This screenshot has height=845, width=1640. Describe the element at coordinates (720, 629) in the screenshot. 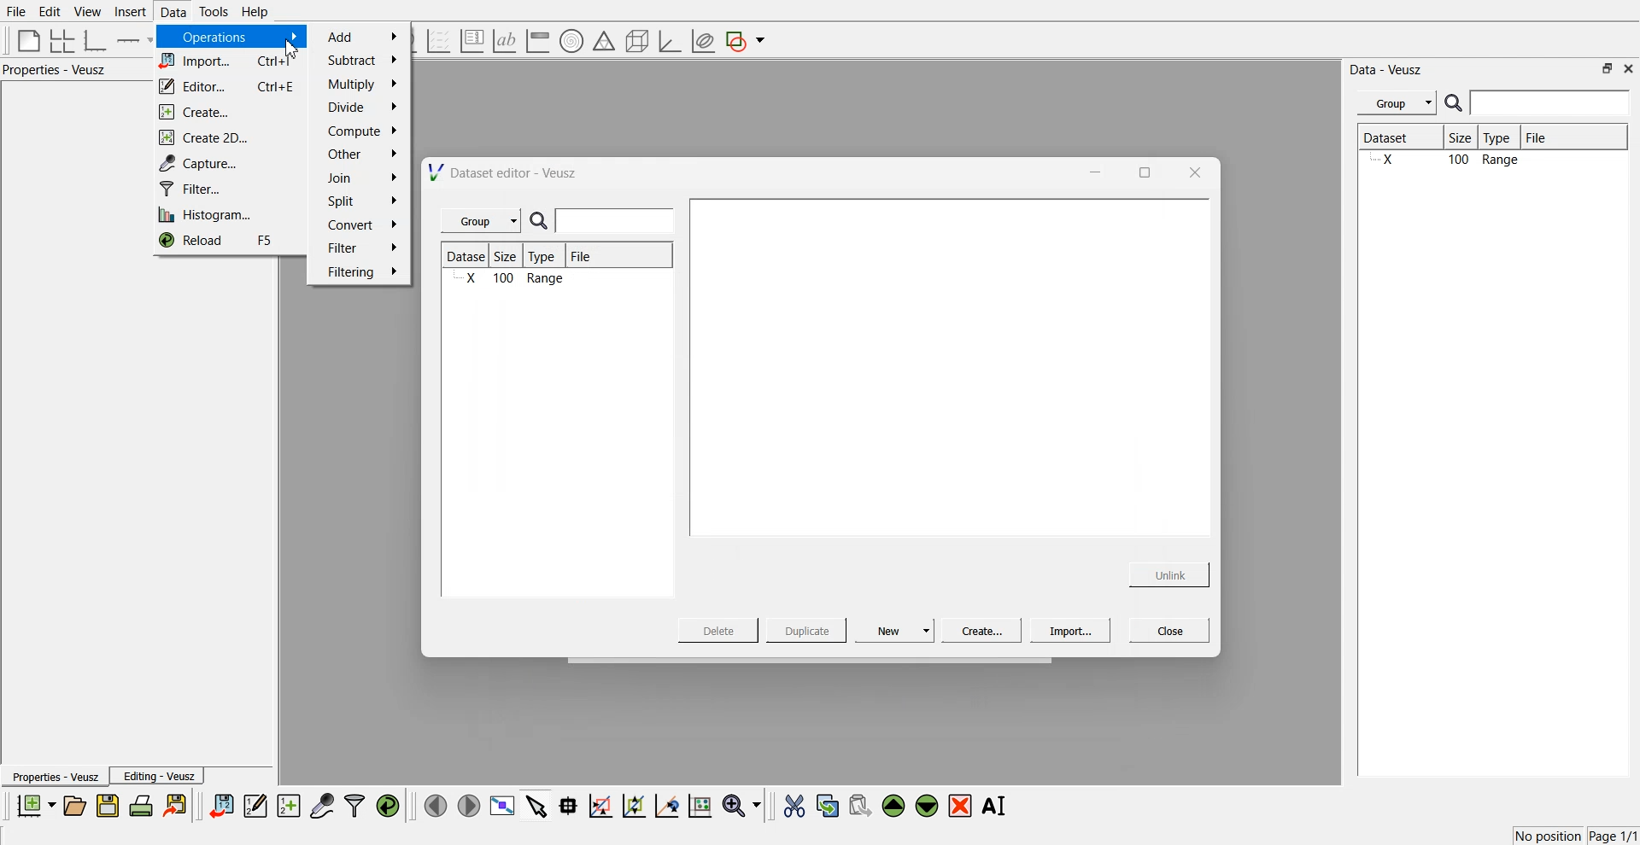

I see `Delete` at that location.